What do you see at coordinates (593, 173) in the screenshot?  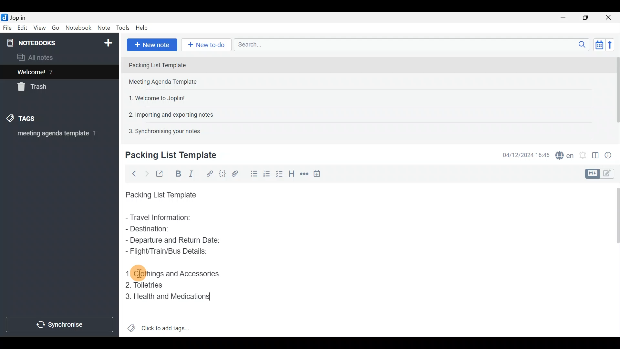 I see `Toggle editors` at bounding box center [593, 173].